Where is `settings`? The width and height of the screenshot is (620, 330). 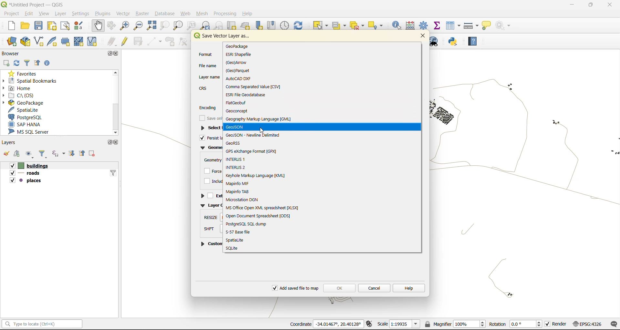 settings is located at coordinates (81, 13).